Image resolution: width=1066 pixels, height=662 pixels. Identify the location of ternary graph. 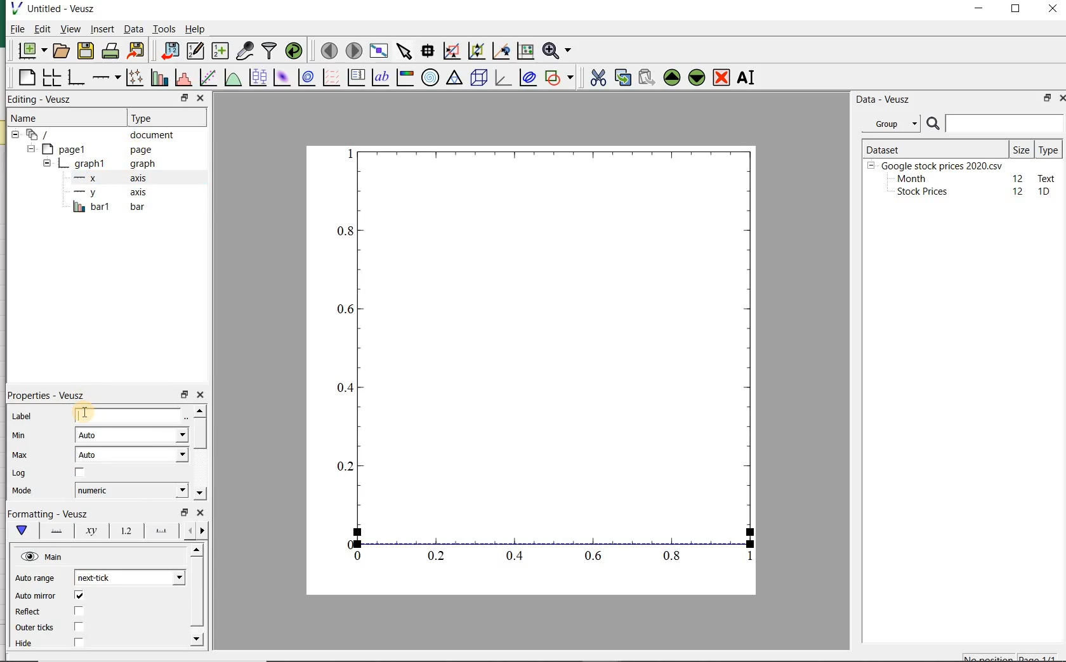
(454, 79).